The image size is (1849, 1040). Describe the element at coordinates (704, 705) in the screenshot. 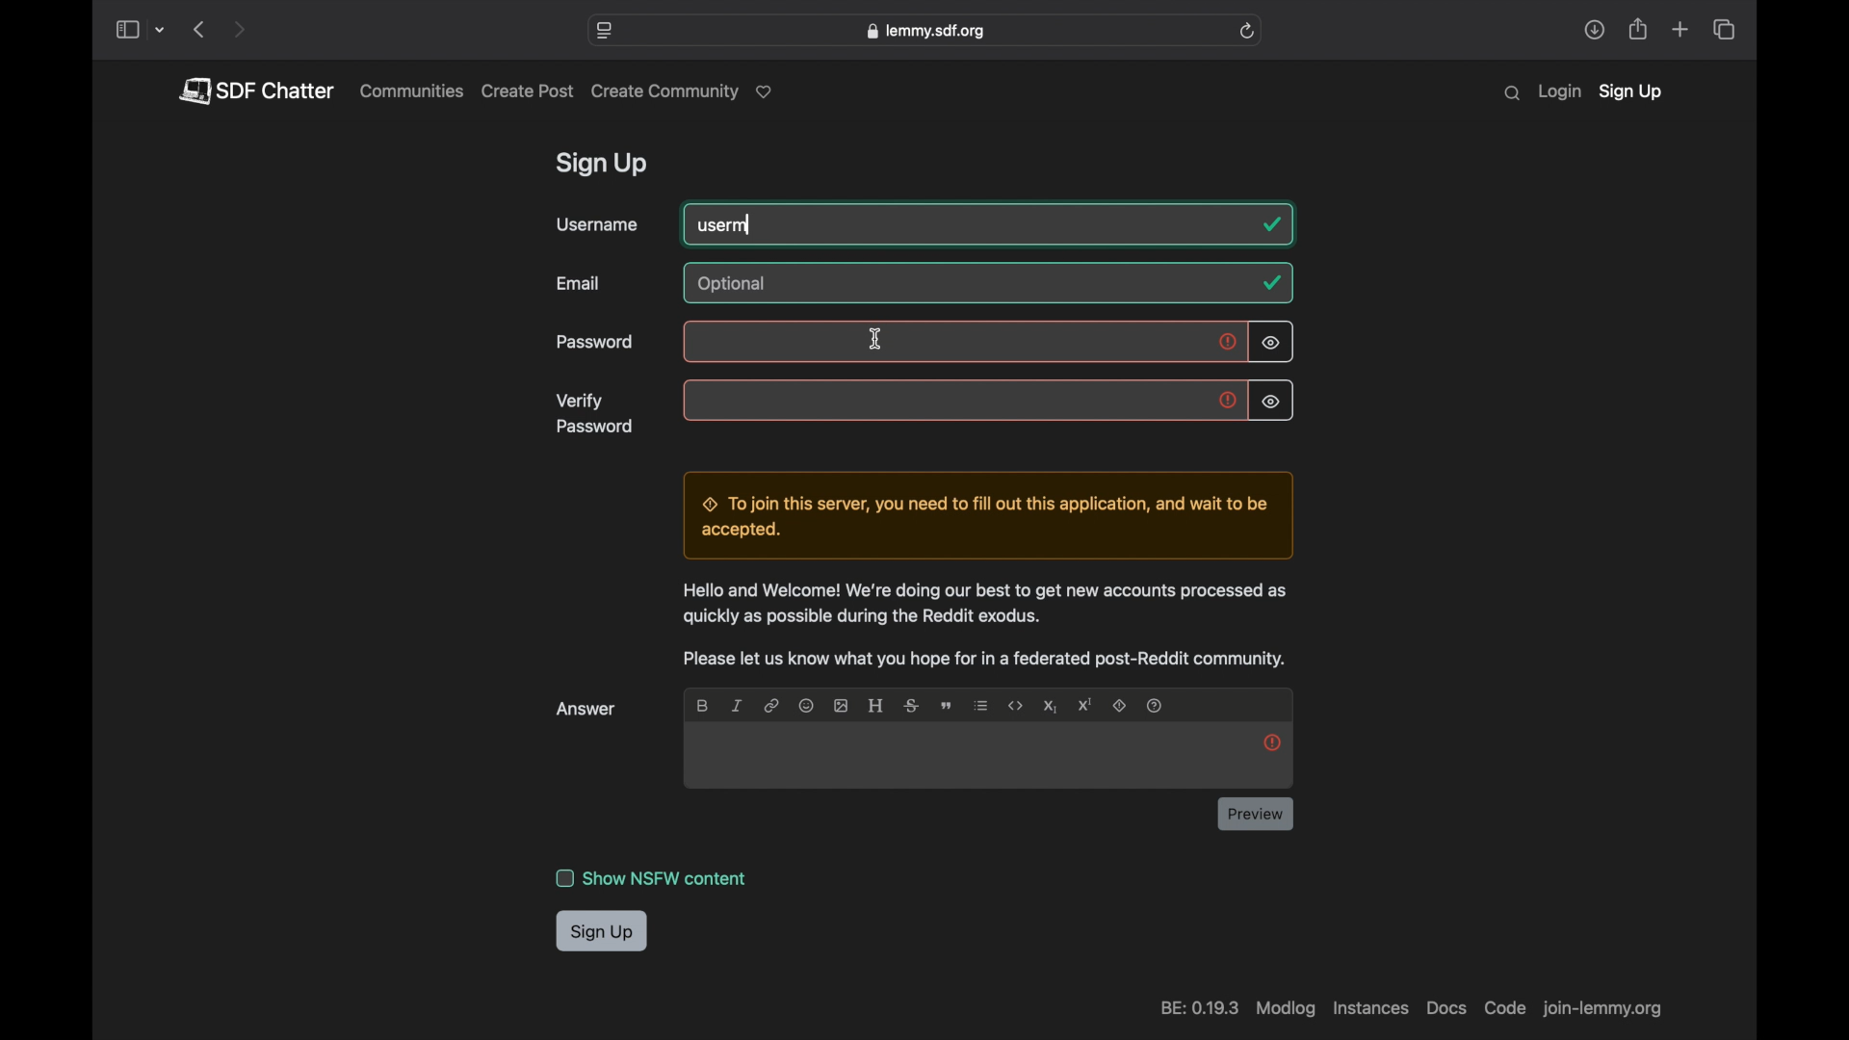

I see `bold` at that location.